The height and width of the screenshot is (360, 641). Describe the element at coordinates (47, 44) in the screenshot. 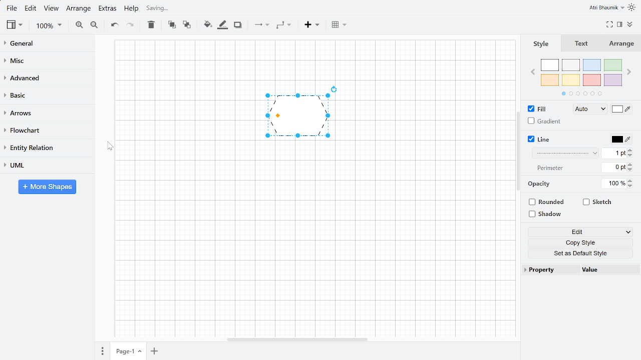

I see `General` at that location.